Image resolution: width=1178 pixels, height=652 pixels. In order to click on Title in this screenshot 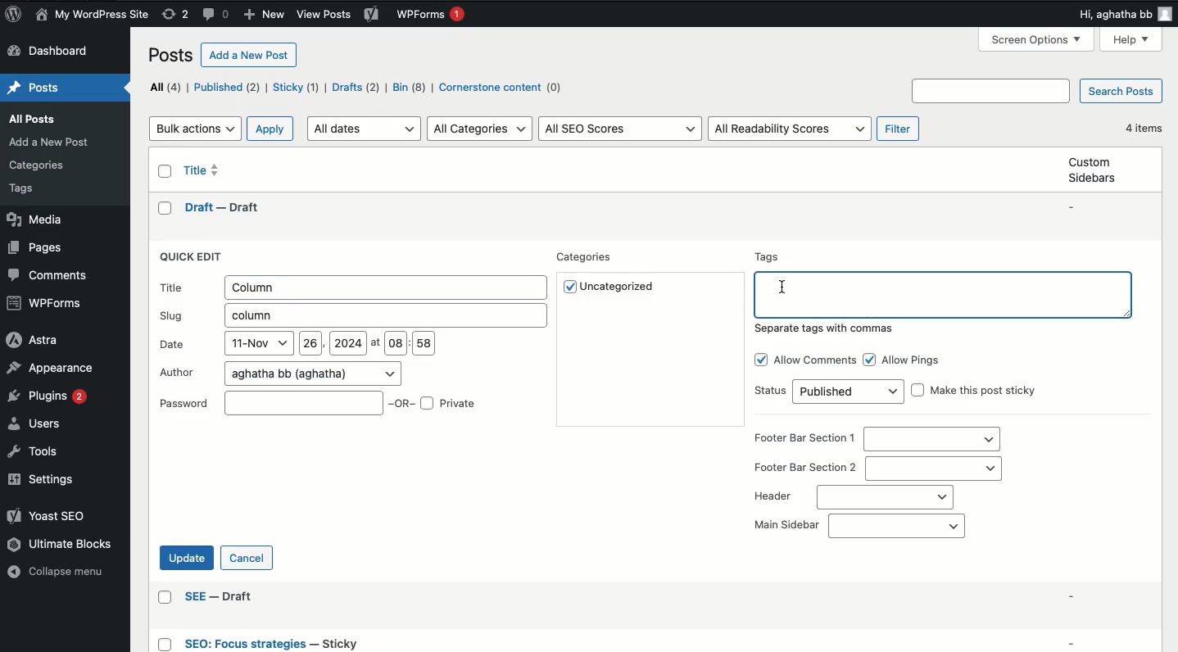, I will do `click(205, 170)`.